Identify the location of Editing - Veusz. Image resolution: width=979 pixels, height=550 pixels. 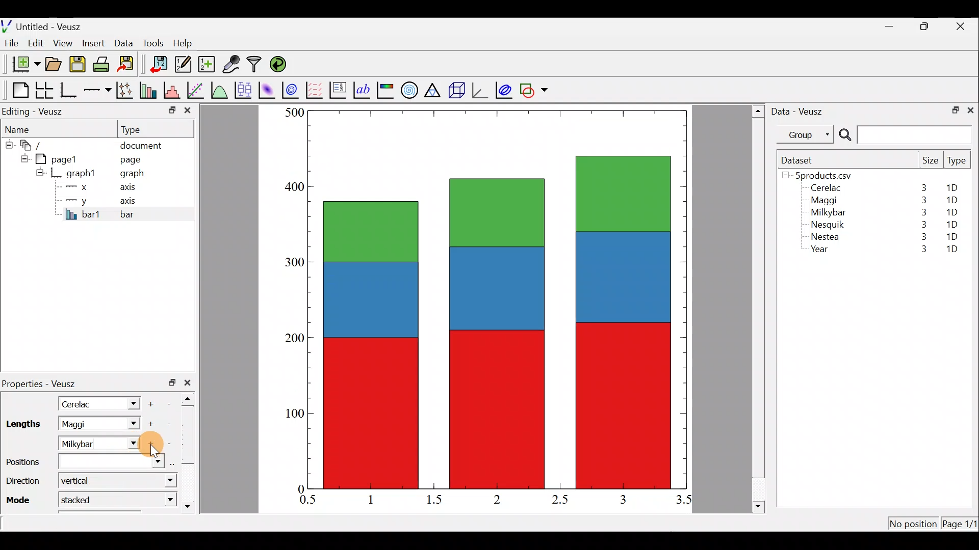
(35, 111).